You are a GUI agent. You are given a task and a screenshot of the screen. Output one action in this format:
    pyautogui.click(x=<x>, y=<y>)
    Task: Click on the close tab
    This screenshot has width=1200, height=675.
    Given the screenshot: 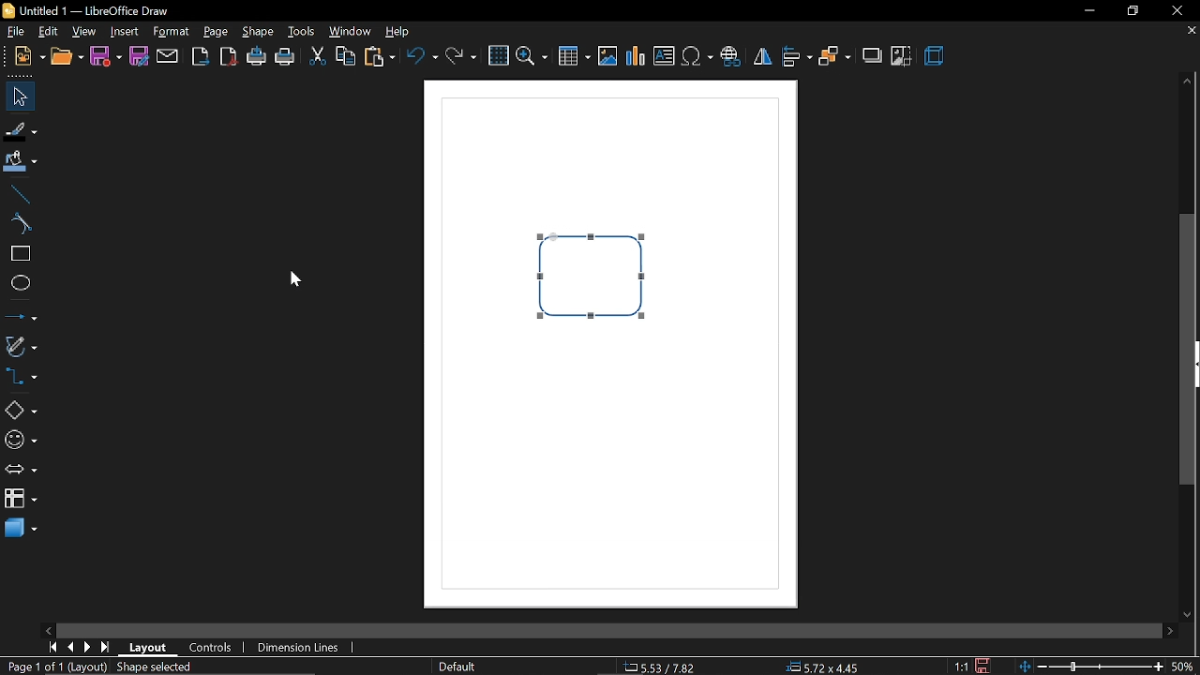 What is the action you would take?
    pyautogui.click(x=1191, y=32)
    